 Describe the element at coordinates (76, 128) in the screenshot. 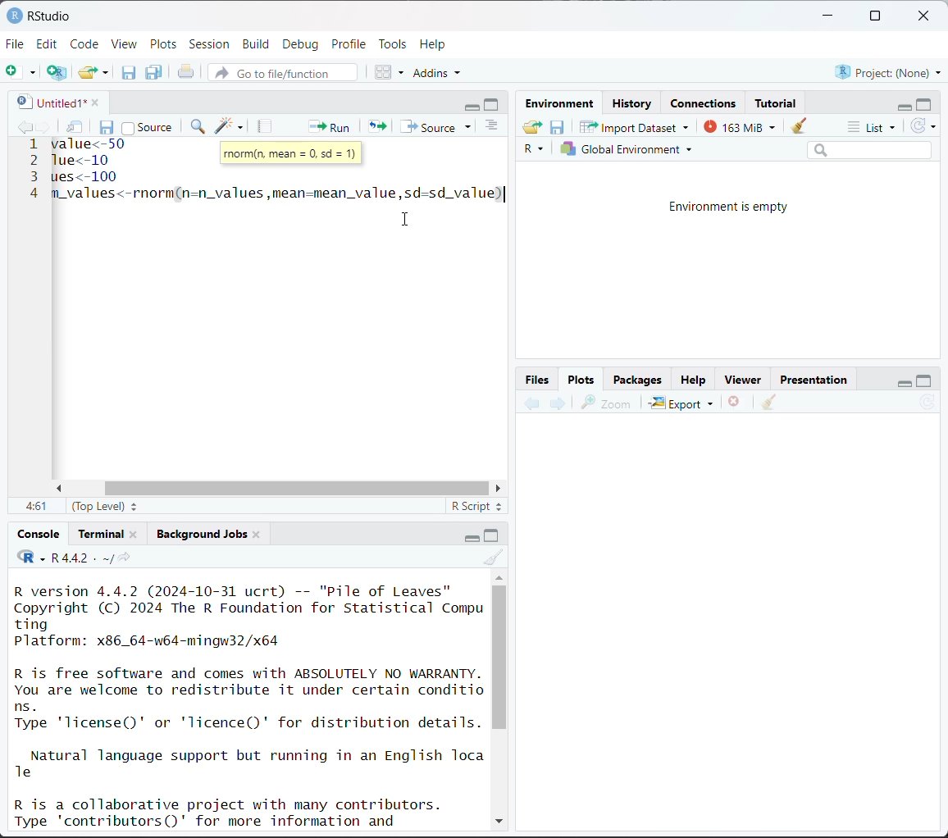

I see `show in new window` at that location.